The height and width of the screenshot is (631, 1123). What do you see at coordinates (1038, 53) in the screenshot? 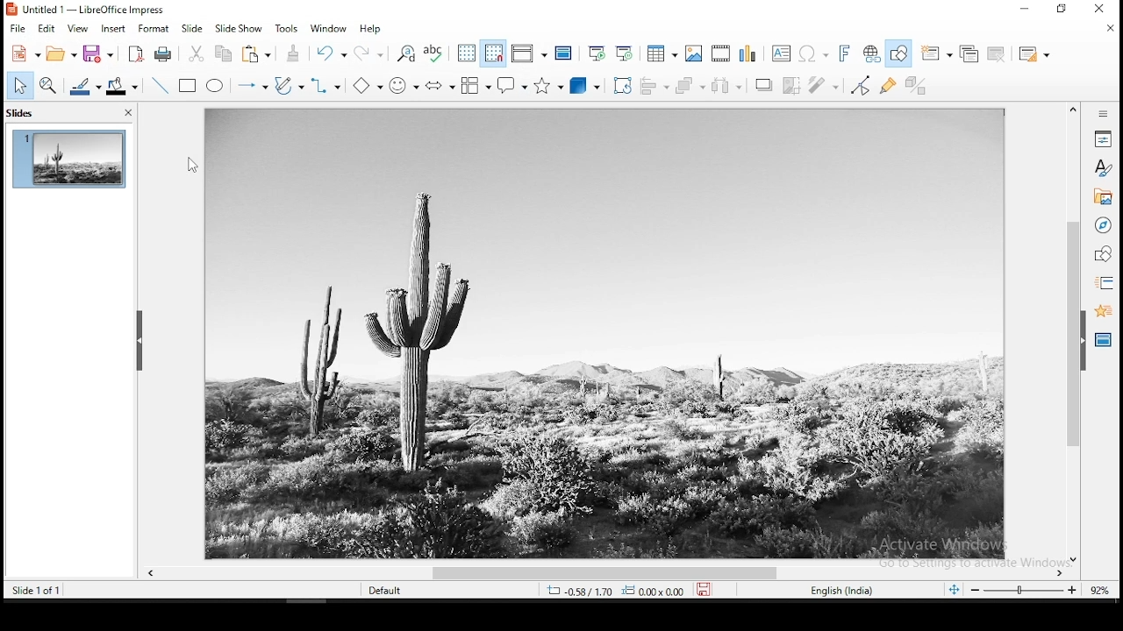
I see `slide layout` at bounding box center [1038, 53].